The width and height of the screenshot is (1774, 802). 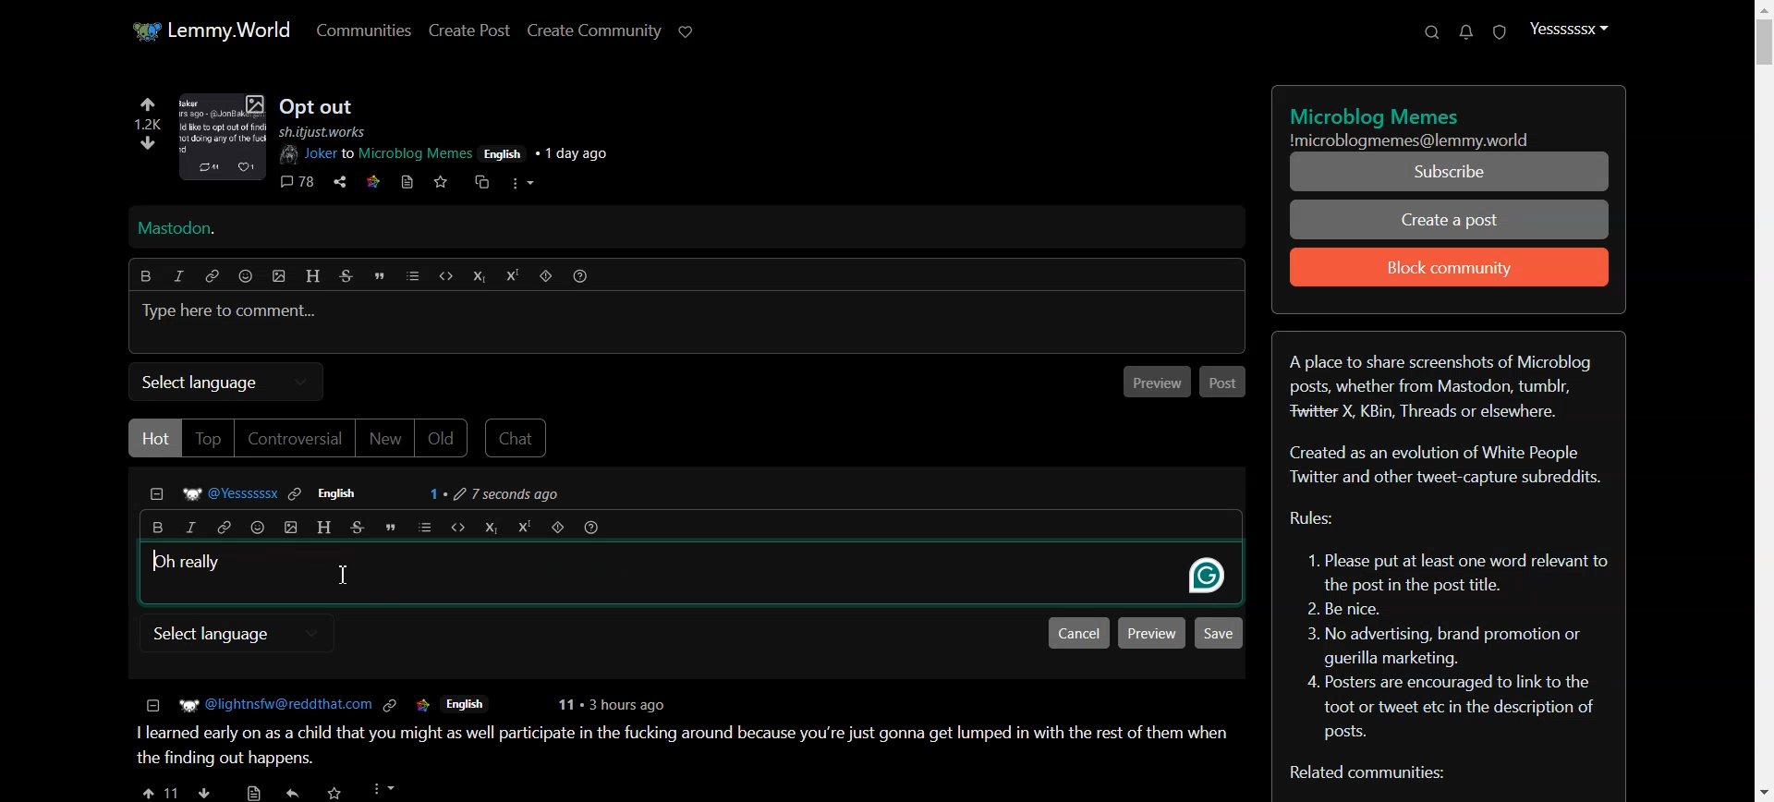 I want to click on Italic, so click(x=190, y=529).